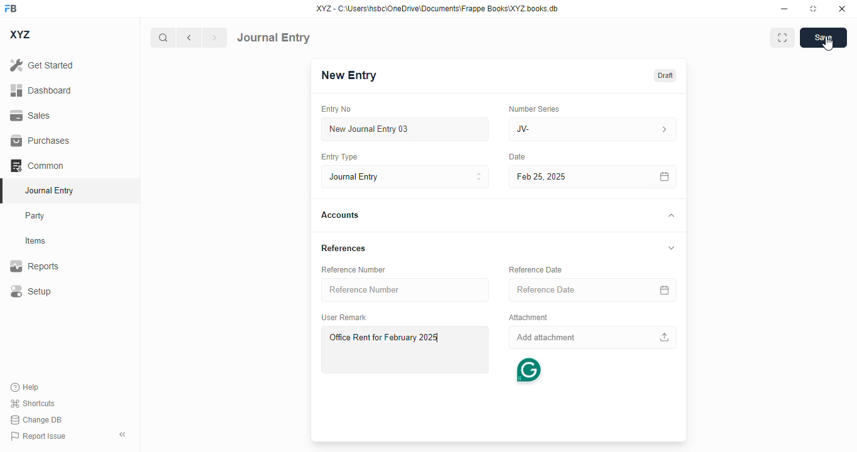 Image resolution: width=857 pixels, height=452 pixels. I want to click on entry type, so click(338, 156).